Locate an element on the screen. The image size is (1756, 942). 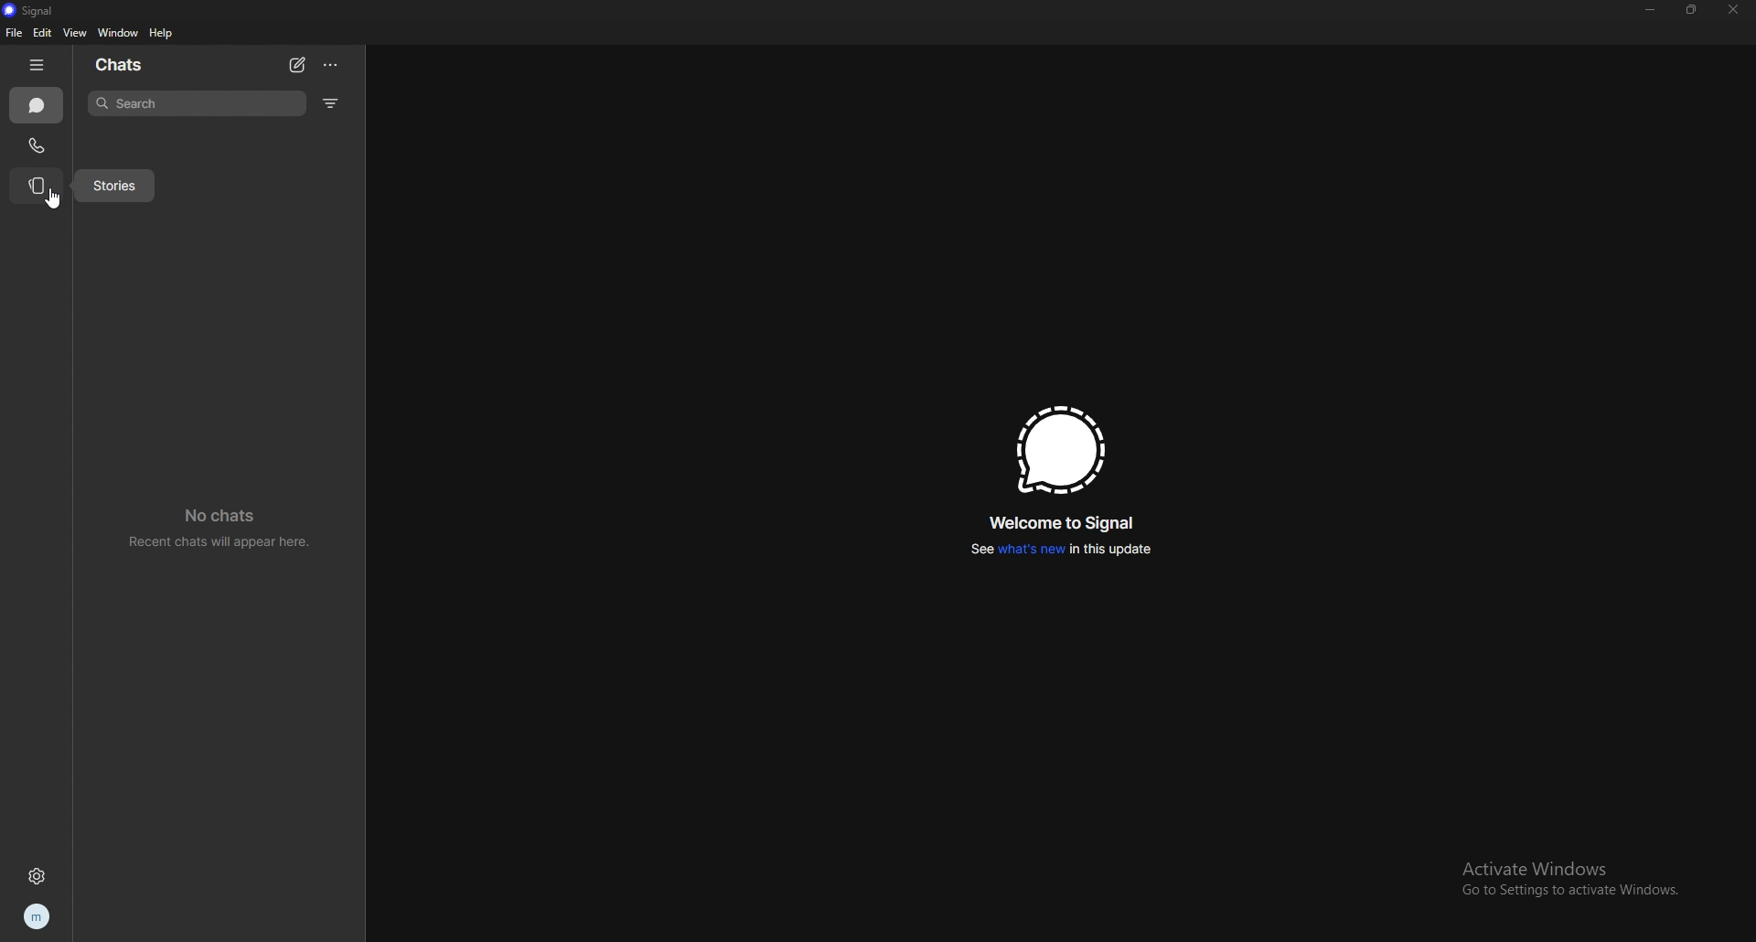
resize is located at coordinates (1691, 10).